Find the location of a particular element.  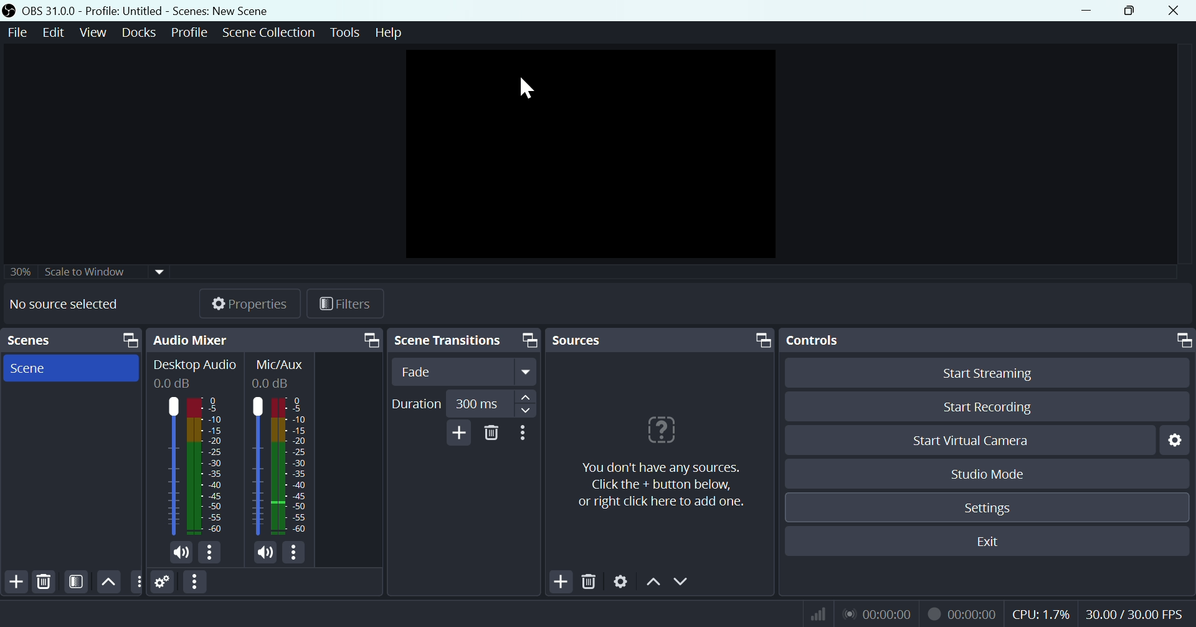

Select to window is located at coordinates (90, 275).